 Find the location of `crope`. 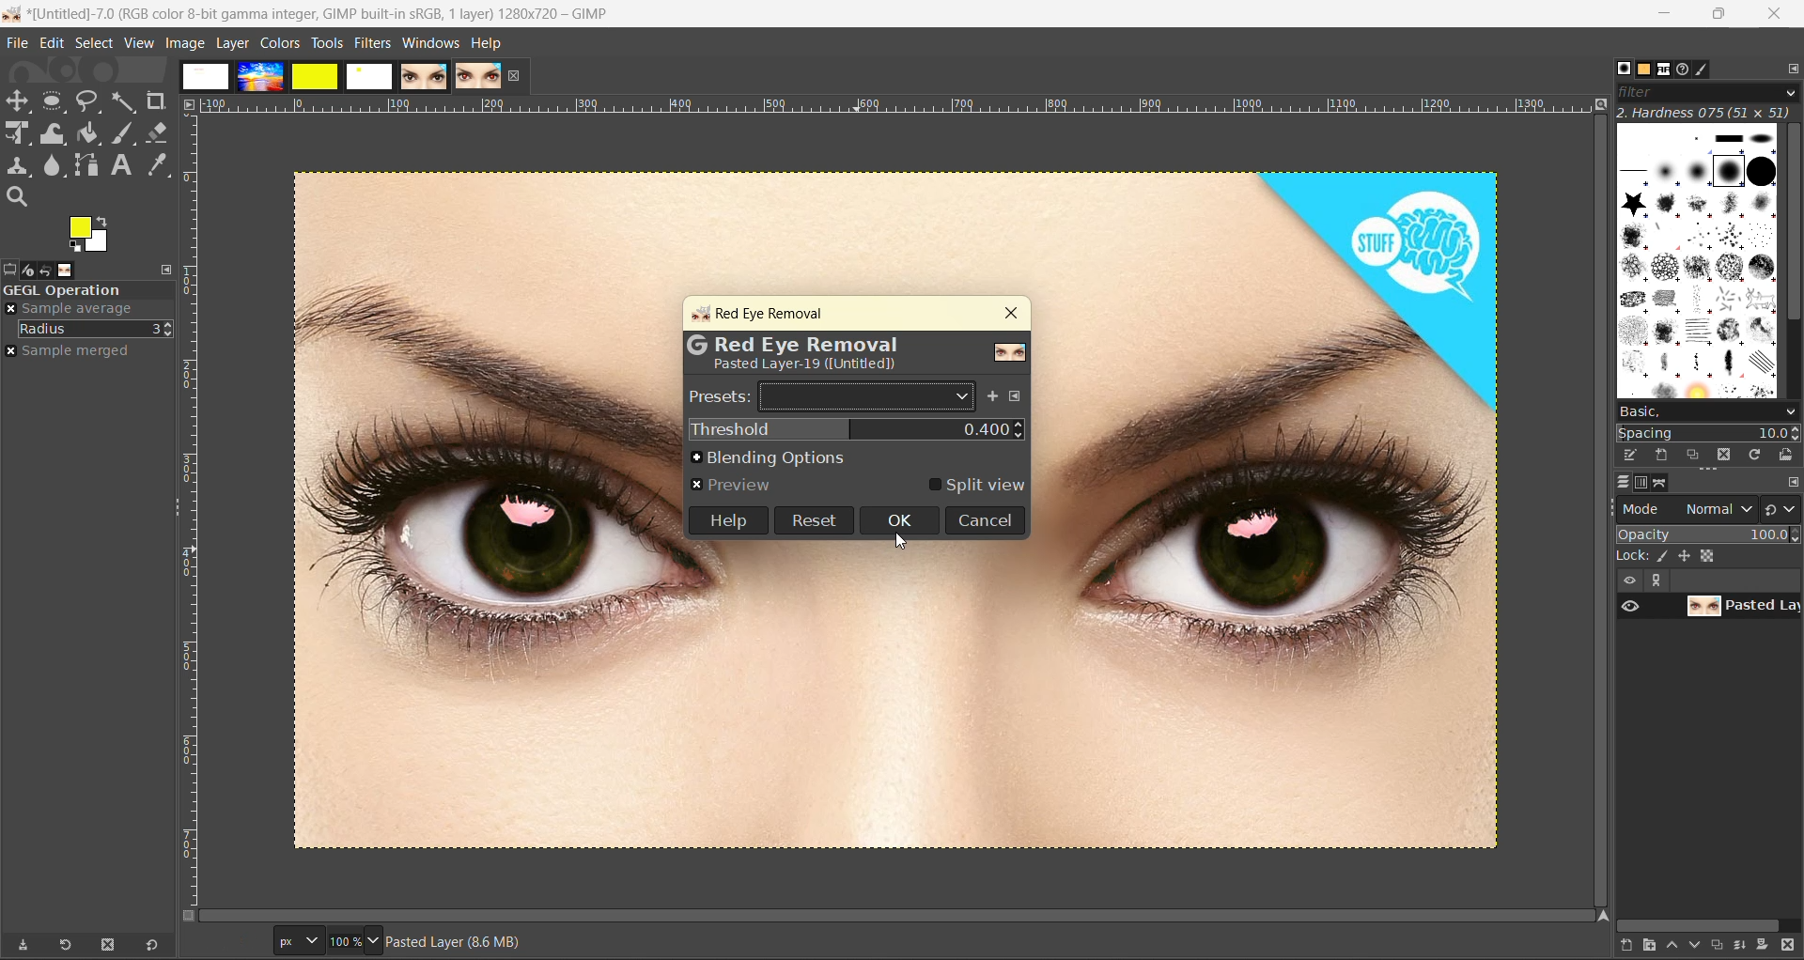

crope is located at coordinates (154, 101).